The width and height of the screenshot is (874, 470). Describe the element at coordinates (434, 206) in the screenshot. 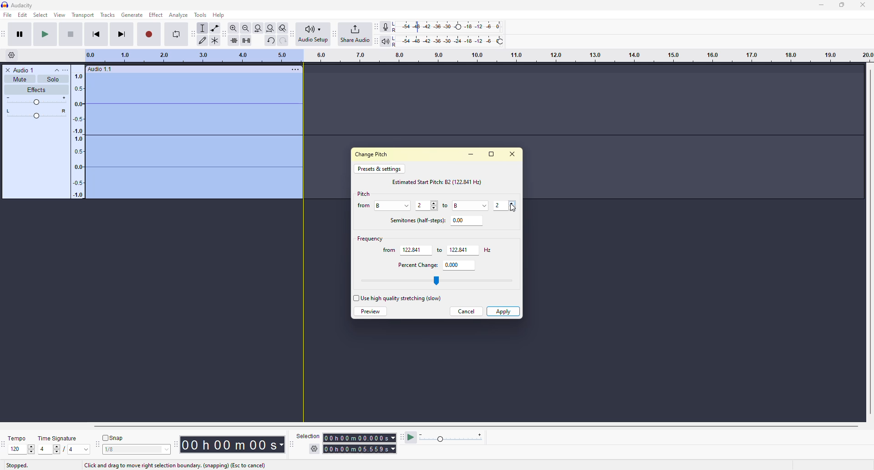

I see `adjust` at that location.